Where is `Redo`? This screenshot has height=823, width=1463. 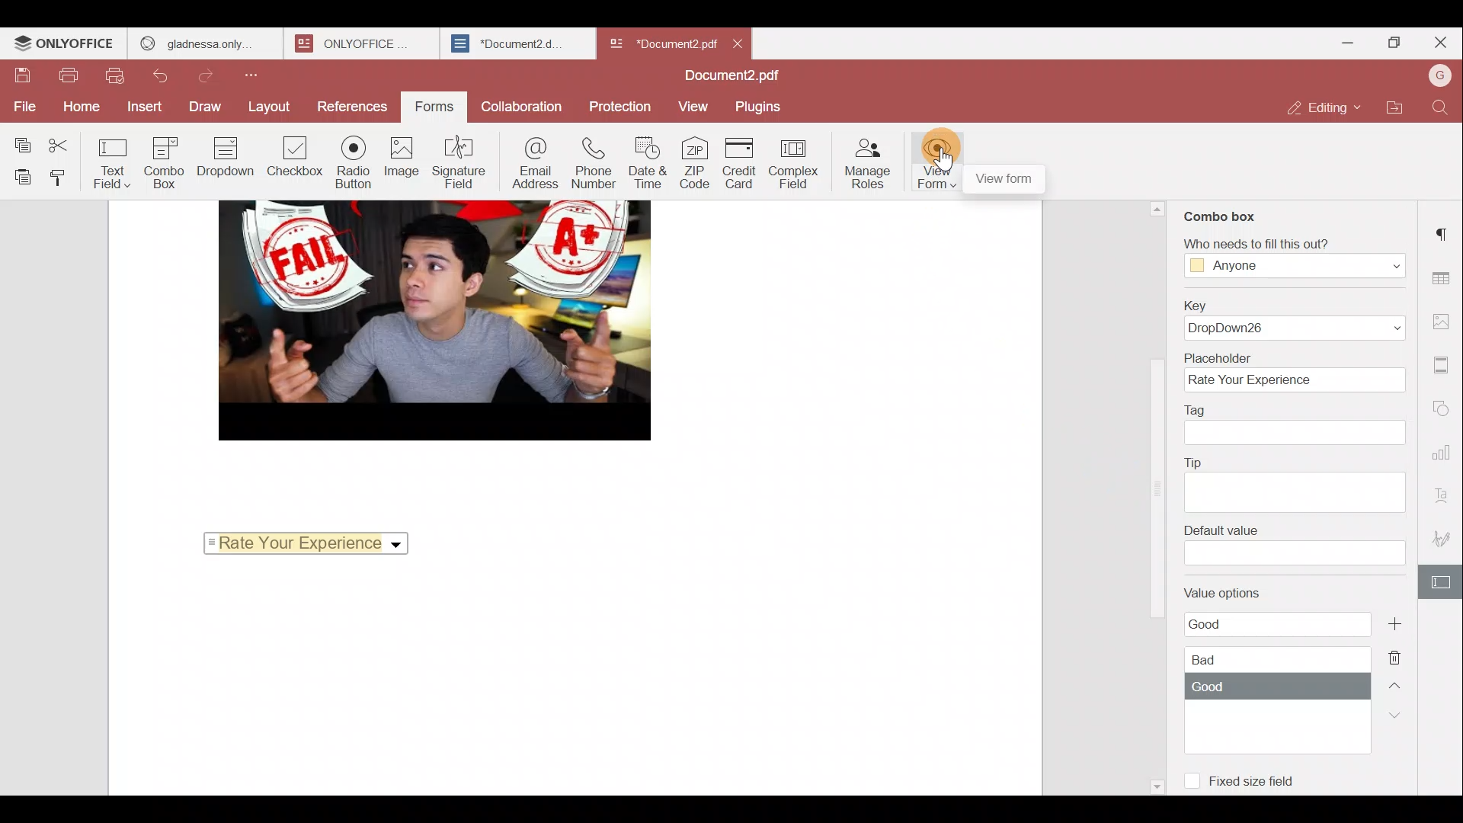 Redo is located at coordinates (213, 76).